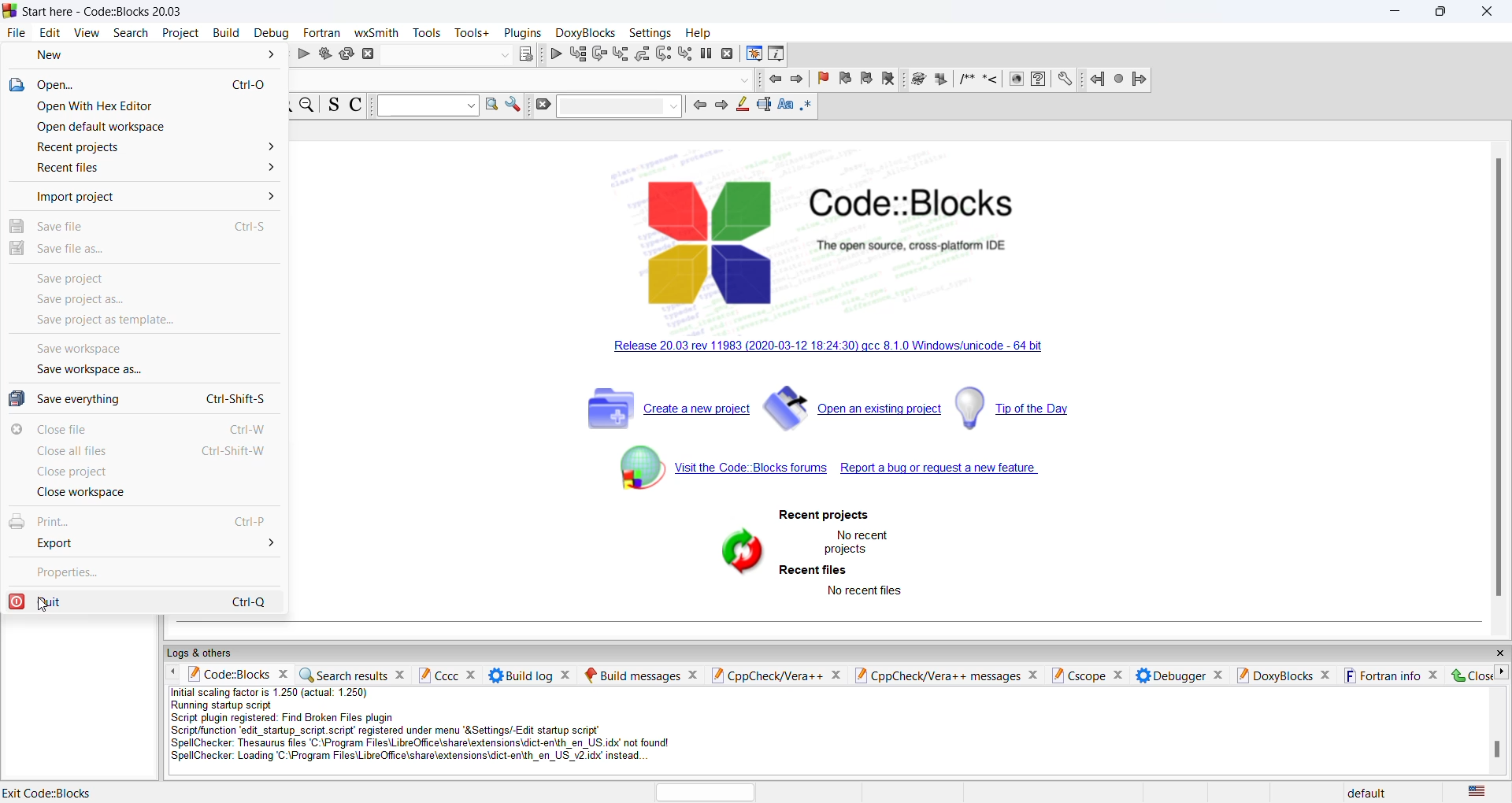 The height and width of the screenshot is (803, 1512). Describe the element at coordinates (555, 54) in the screenshot. I see `debug continue` at that location.